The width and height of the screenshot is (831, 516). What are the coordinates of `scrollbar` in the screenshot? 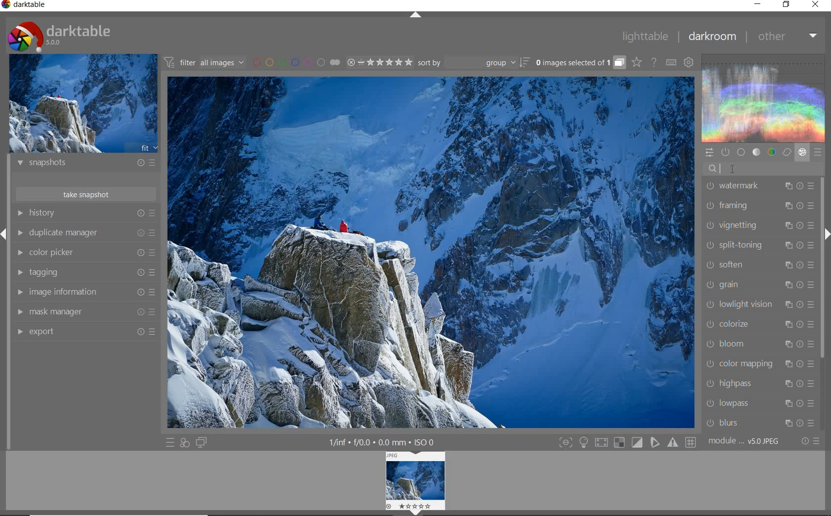 It's located at (823, 266).